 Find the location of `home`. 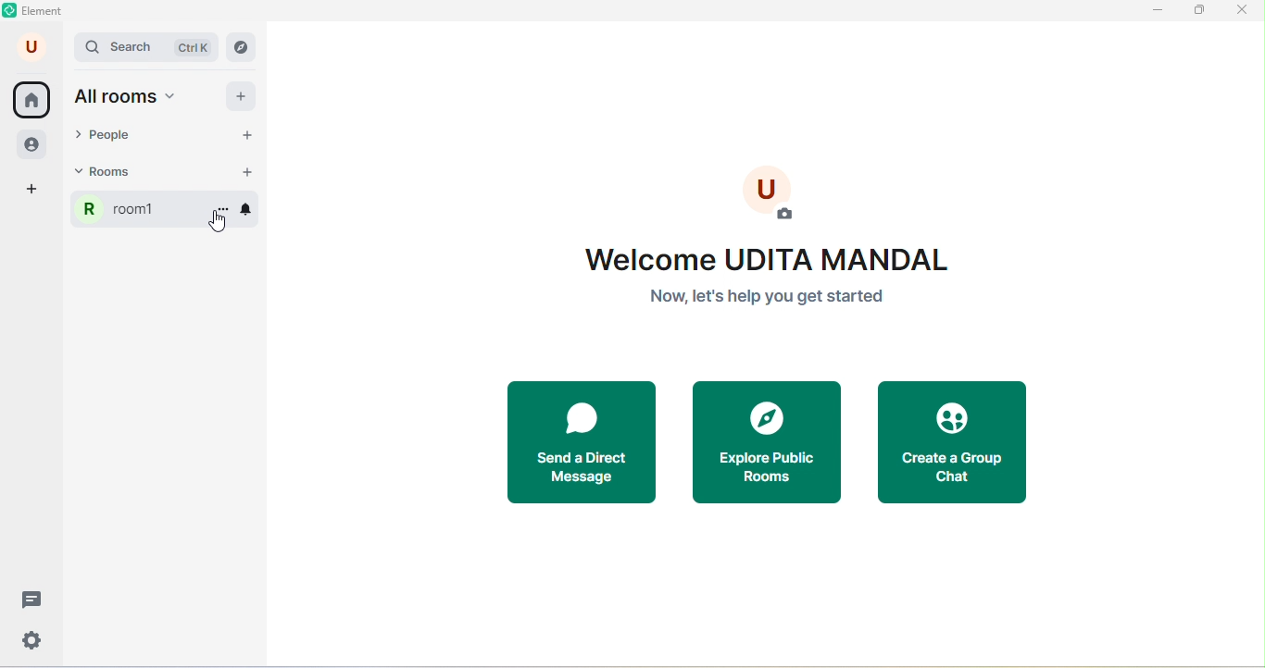

home is located at coordinates (31, 100).